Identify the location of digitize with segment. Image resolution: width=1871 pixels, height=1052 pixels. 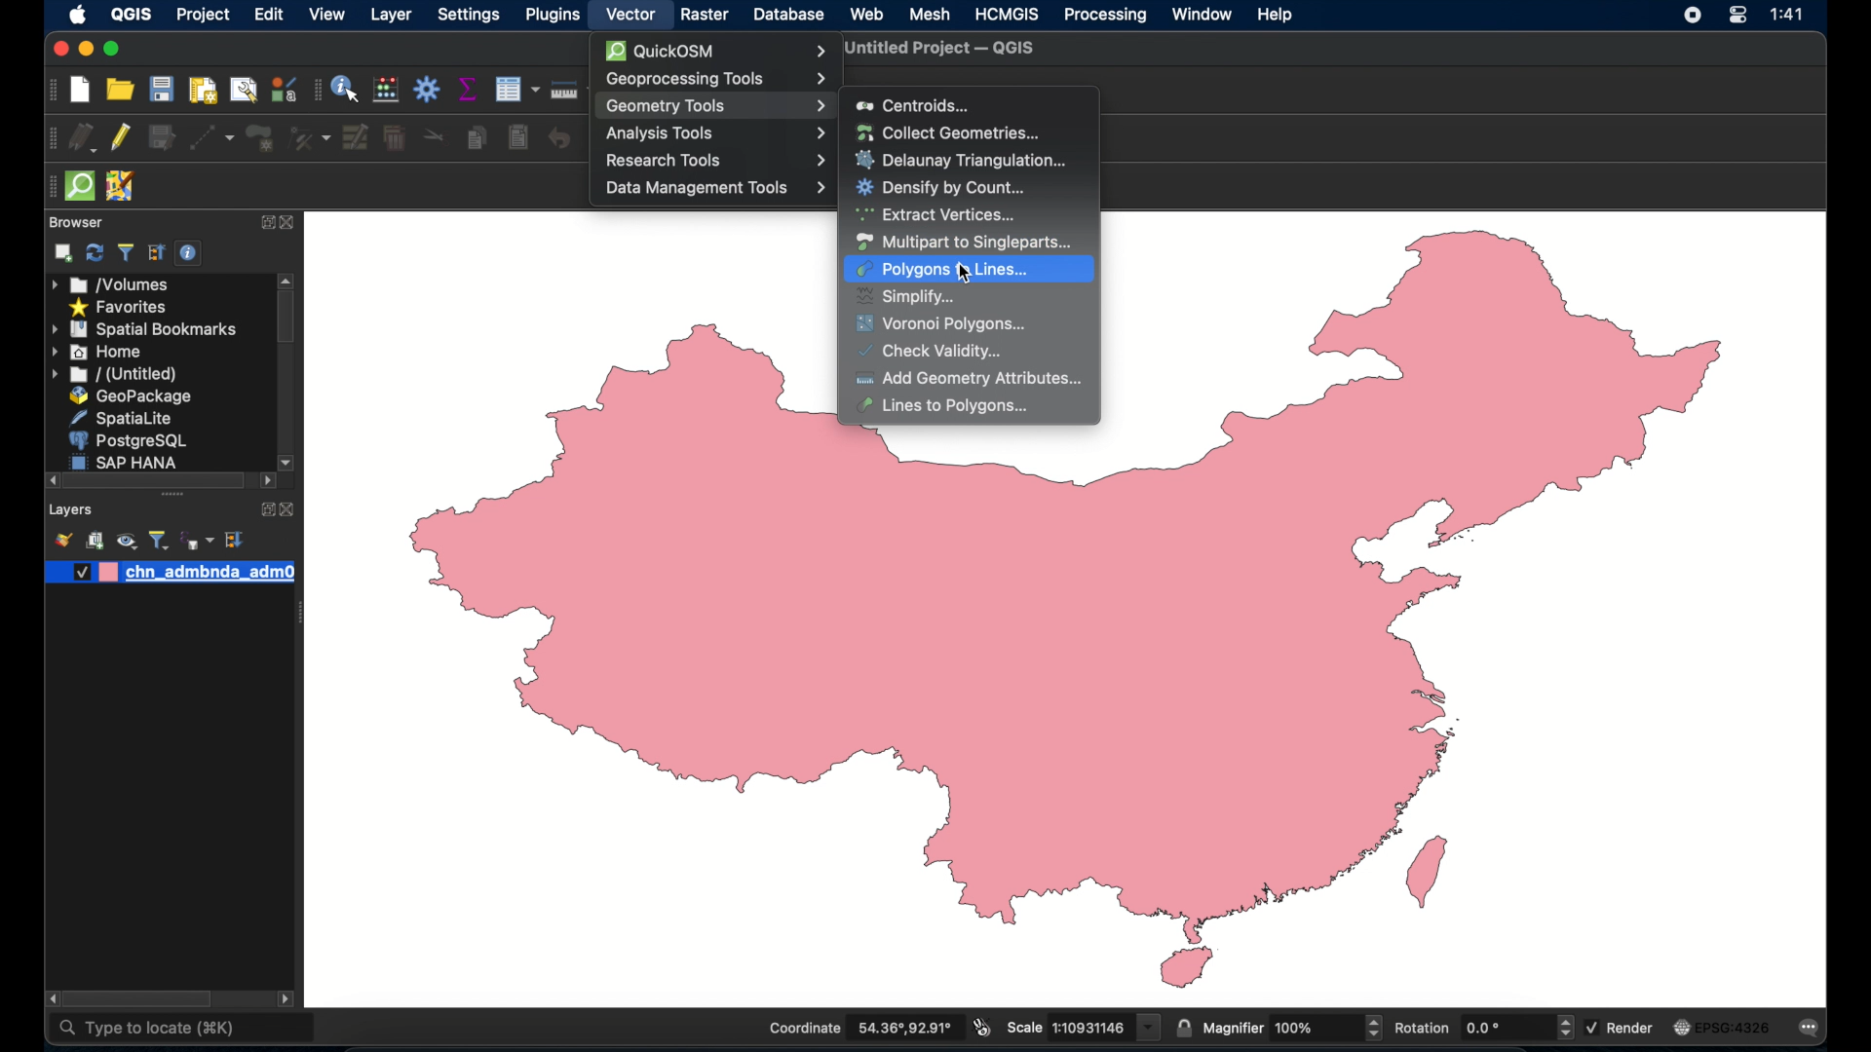
(211, 137).